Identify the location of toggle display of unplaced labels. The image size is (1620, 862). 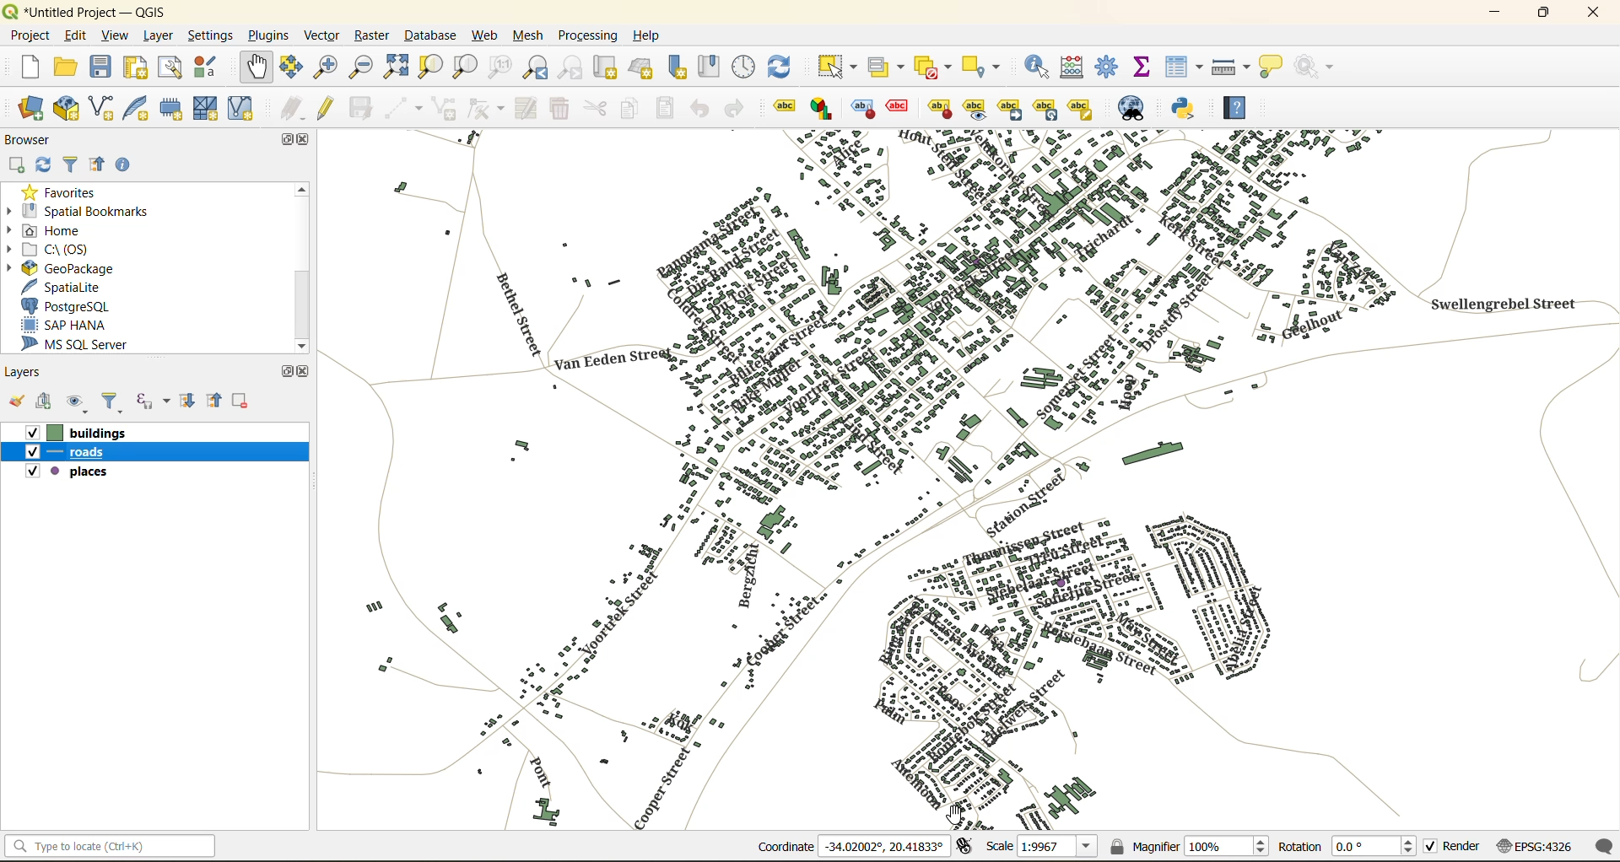
(901, 107).